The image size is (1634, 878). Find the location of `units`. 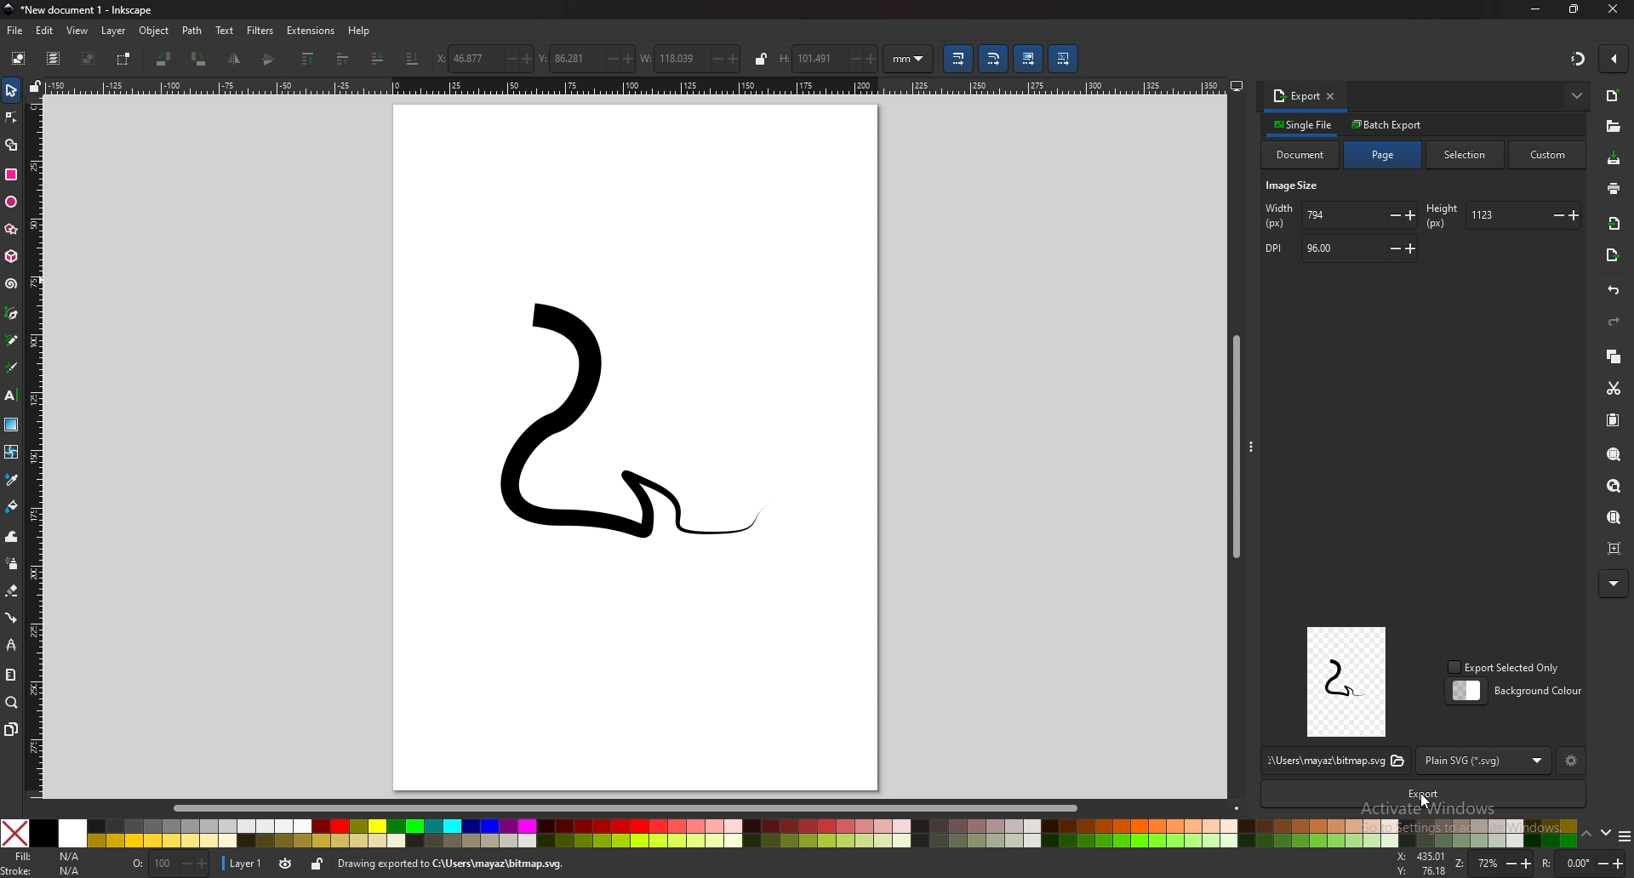

units is located at coordinates (909, 59).